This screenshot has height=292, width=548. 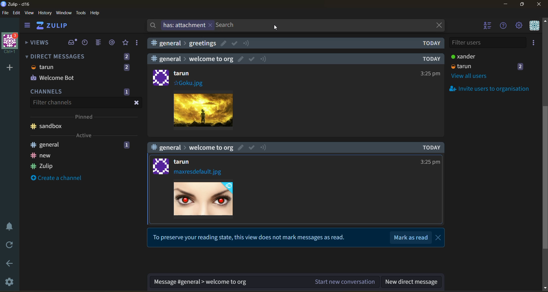 What do you see at coordinates (462, 66) in the screenshot?
I see `tarun` at bounding box center [462, 66].